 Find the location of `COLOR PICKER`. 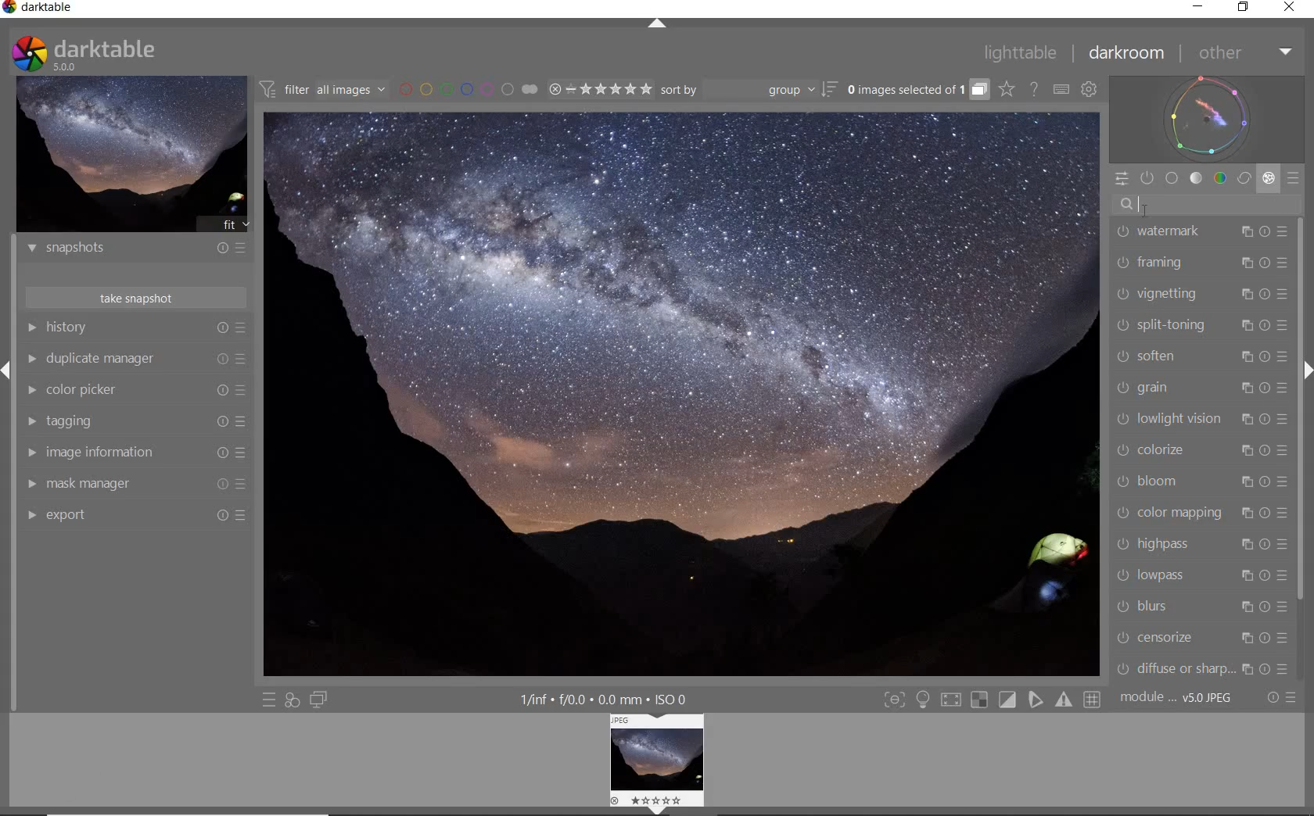

COLOR PICKER is located at coordinates (30, 388).